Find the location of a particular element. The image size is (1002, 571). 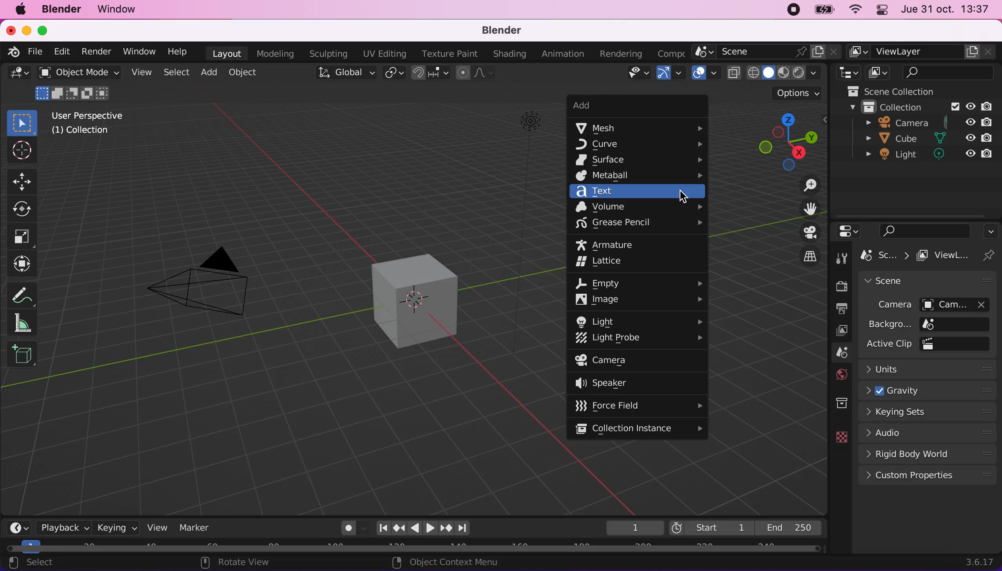

data is located at coordinates (837, 436).